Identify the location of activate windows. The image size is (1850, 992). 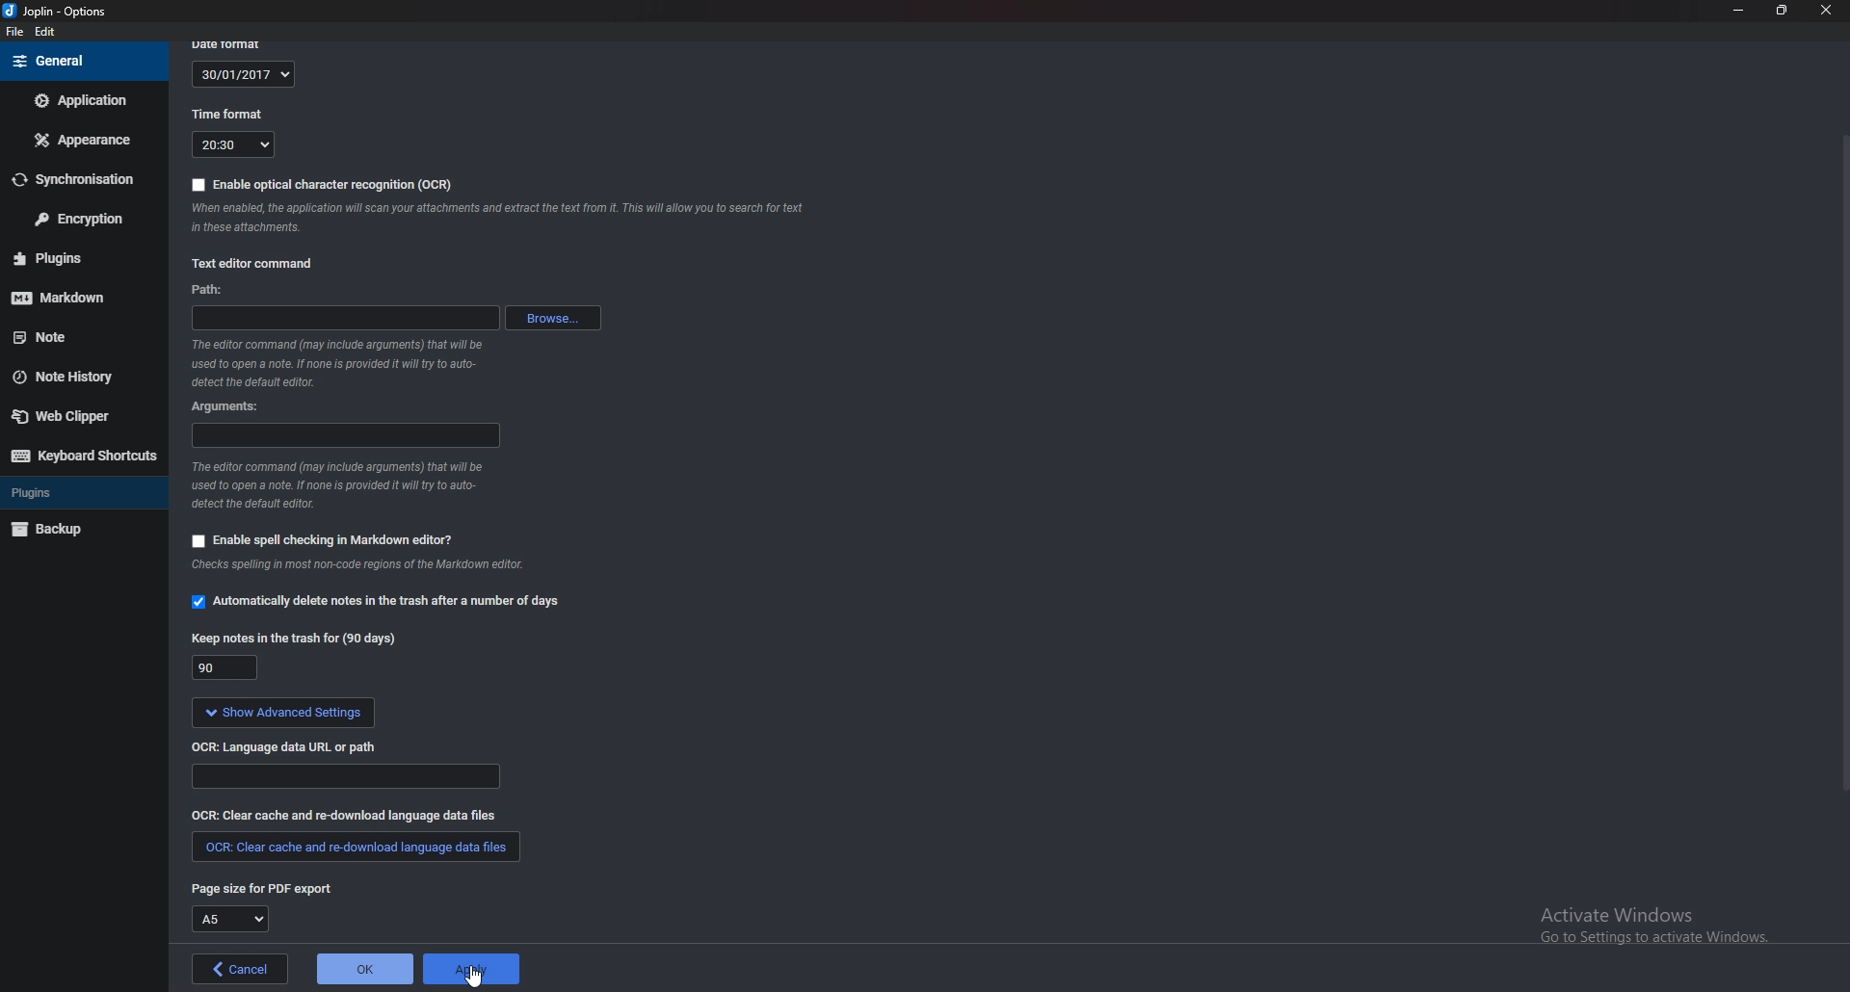
(1659, 933).